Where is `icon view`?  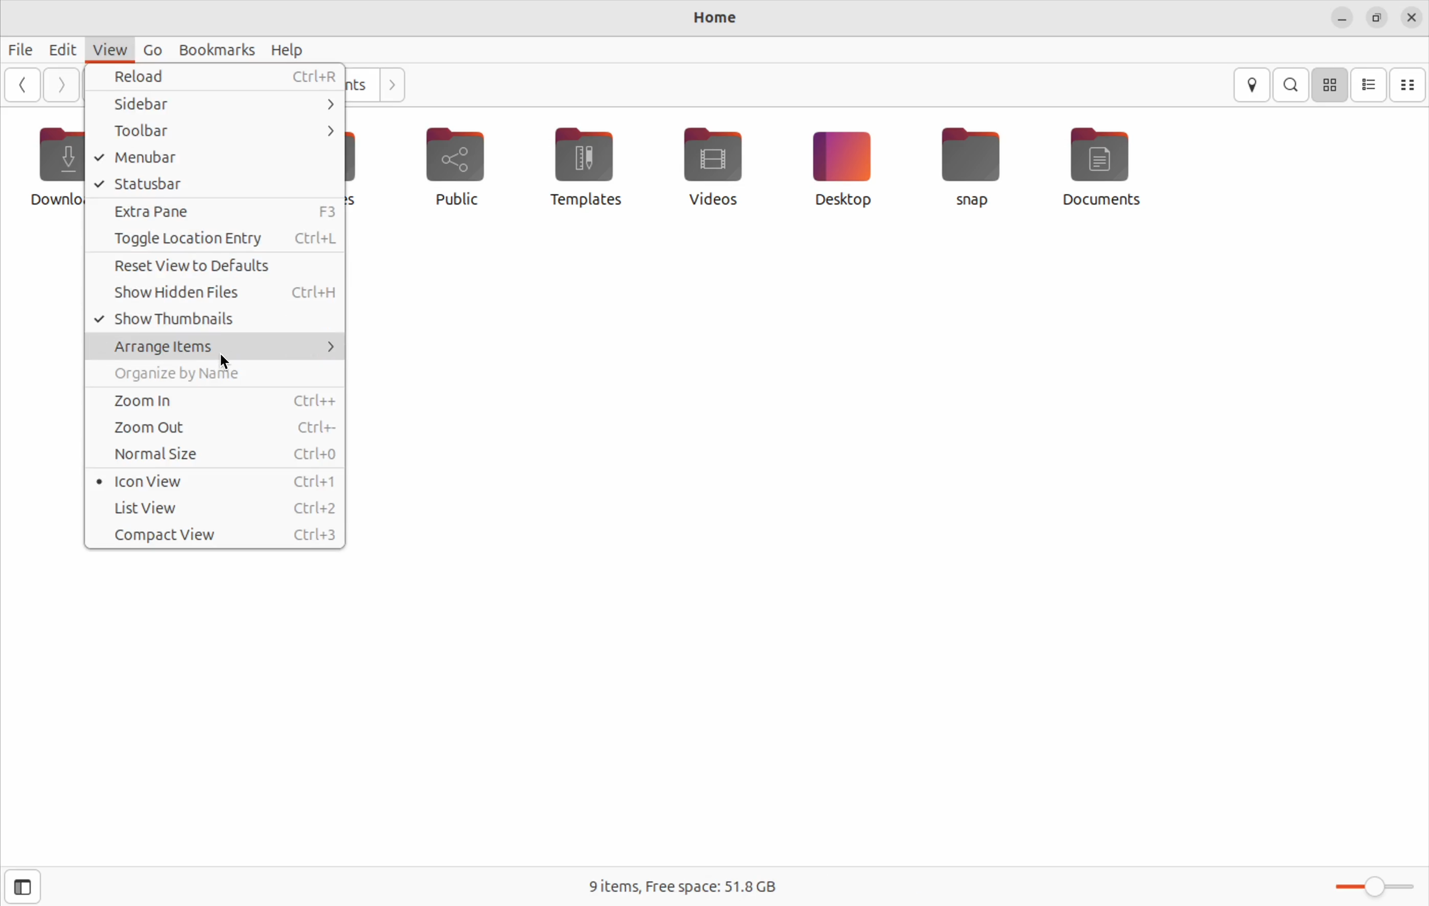
icon view is located at coordinates (1331, 84).